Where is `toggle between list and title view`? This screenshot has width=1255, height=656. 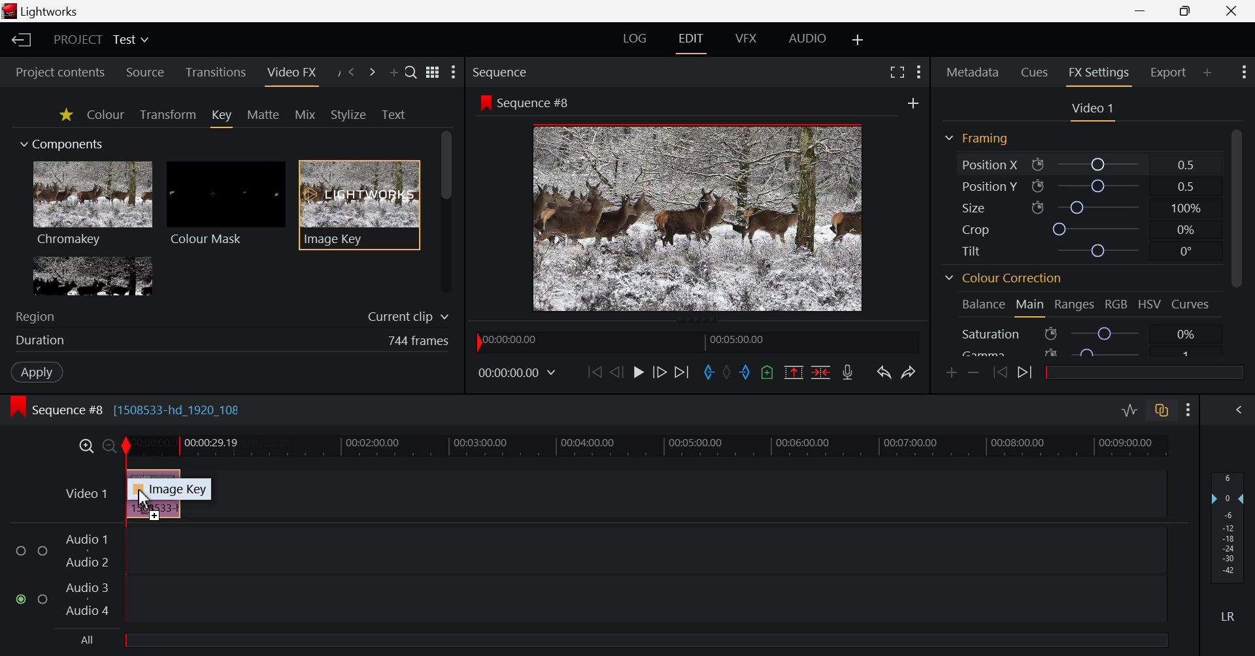
toggle between list and title view is located at coordinates (433, 71).